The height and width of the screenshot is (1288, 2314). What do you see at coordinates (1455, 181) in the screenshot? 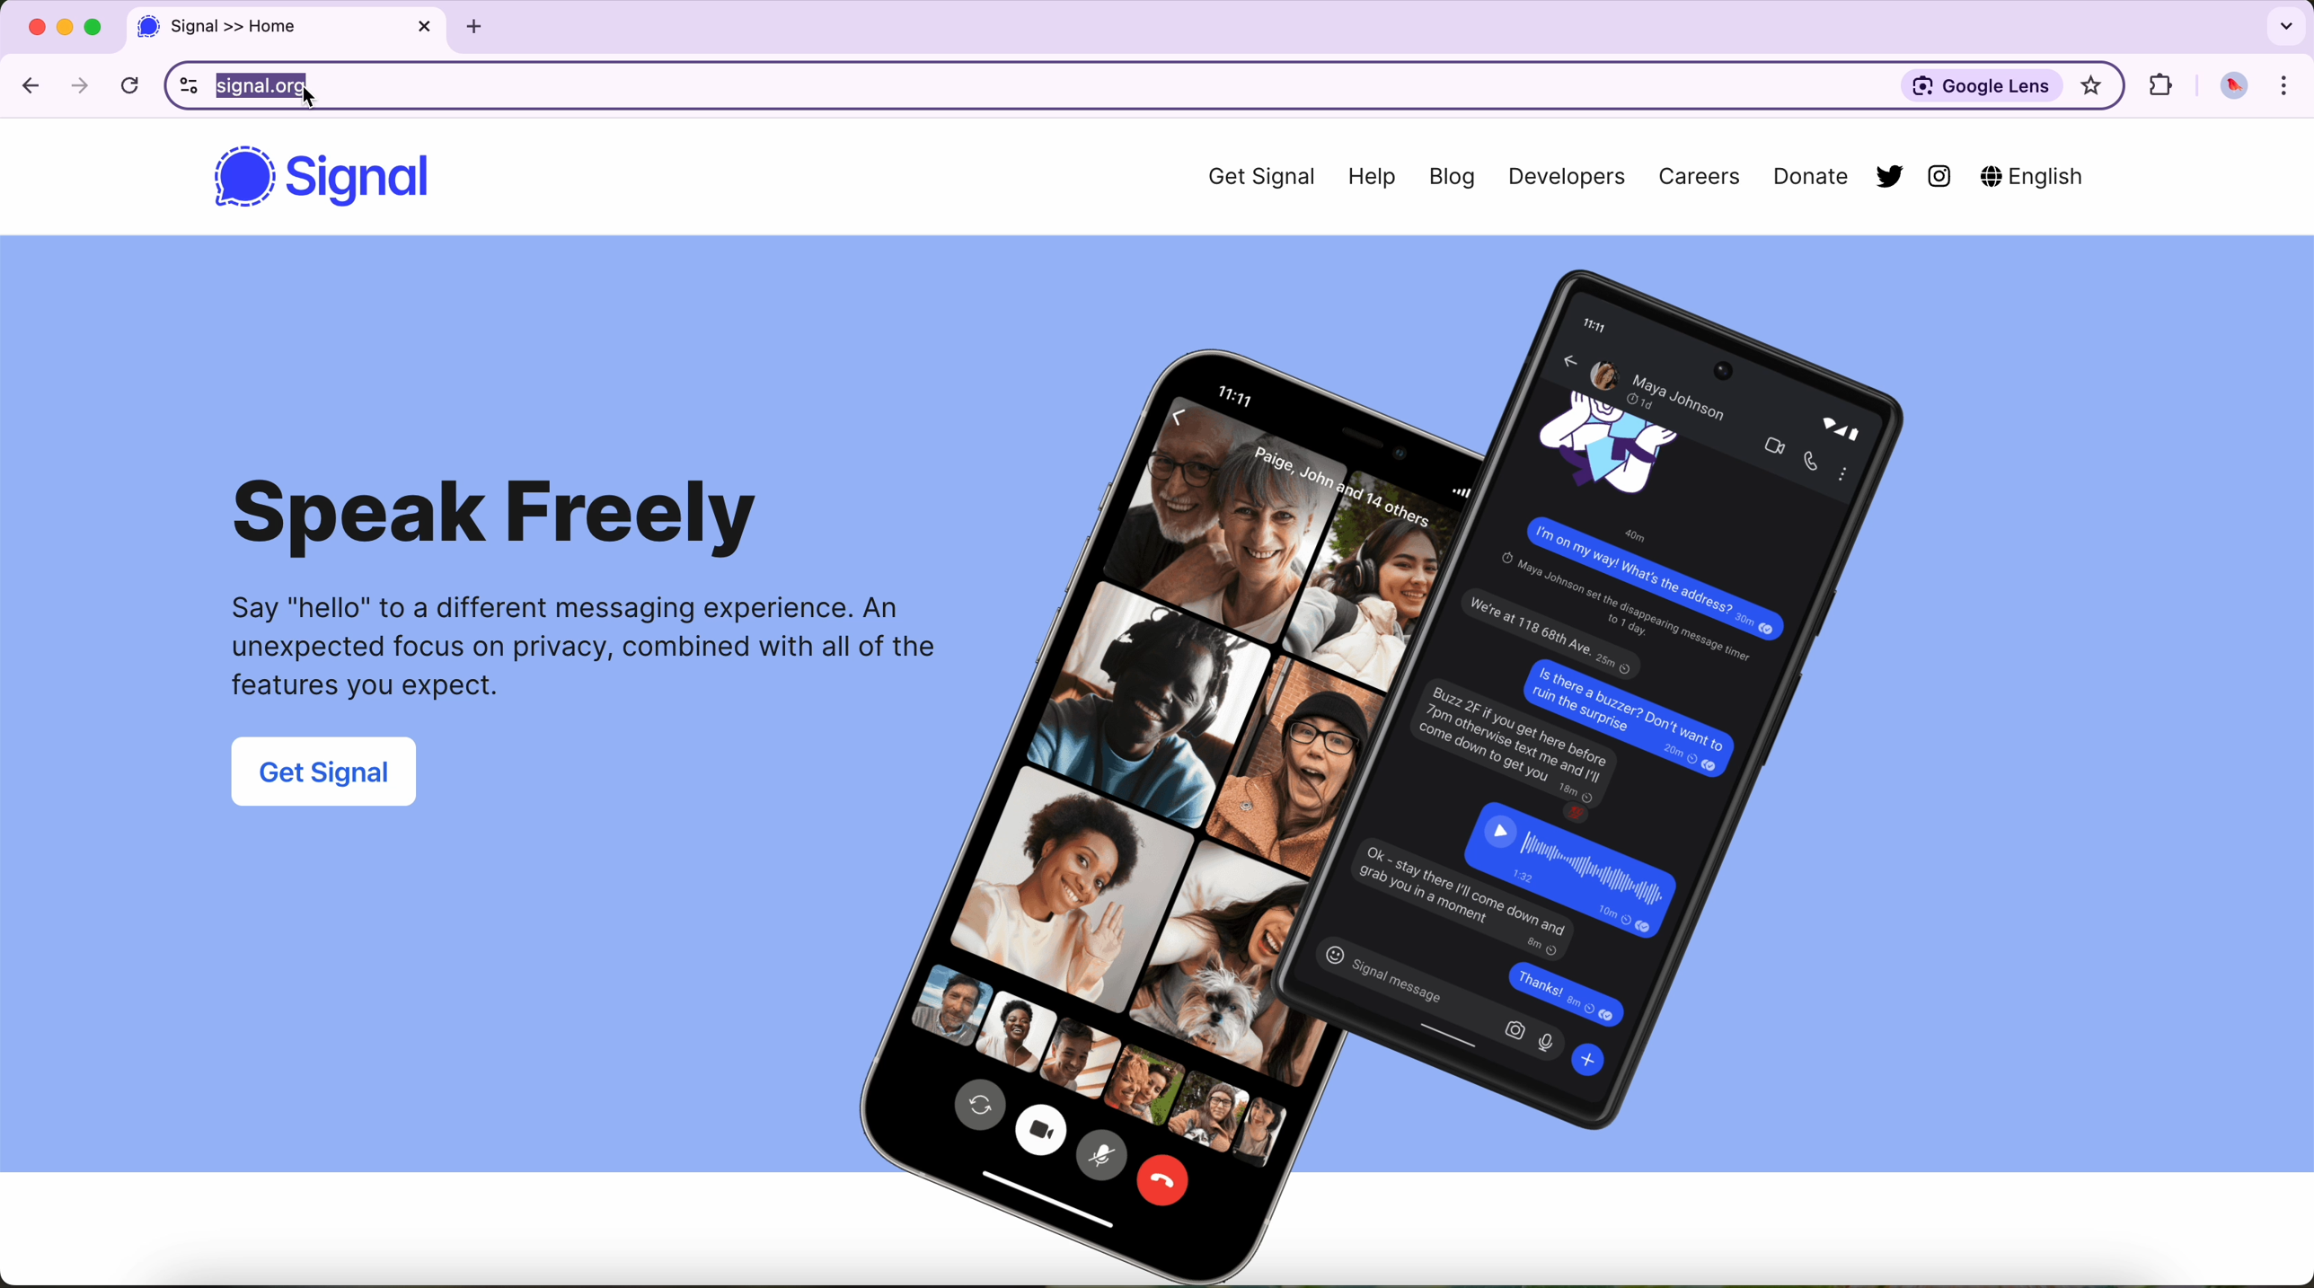
I see `Blog` at bounding box center [1455, 181].